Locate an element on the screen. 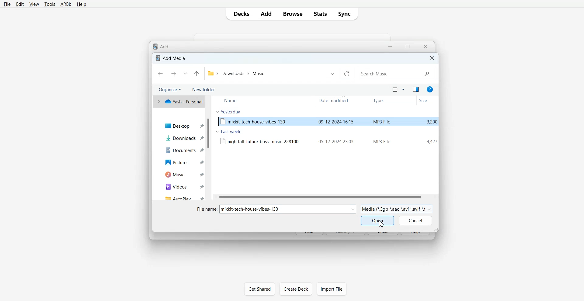  One Drive is located at coordinates (179, 102).